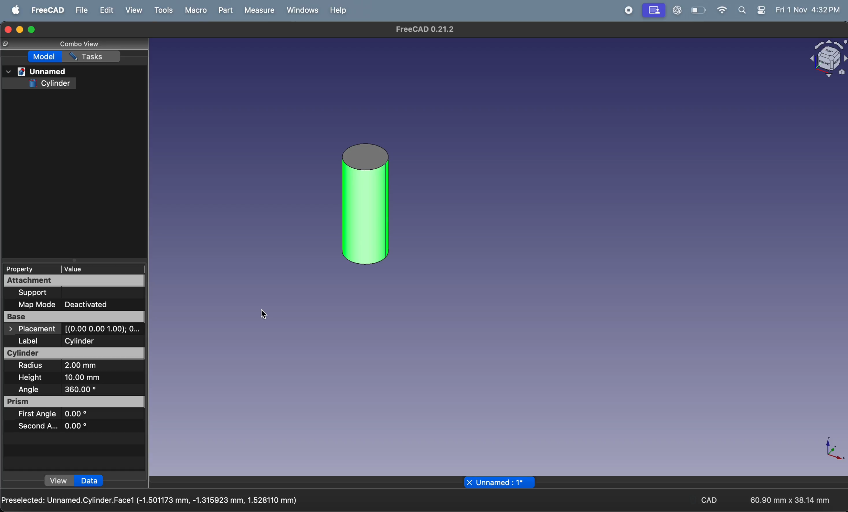  What do you see at coordinates (34, 29) in the screenshot?
I see `maximize` at bounding box center [34, 29].